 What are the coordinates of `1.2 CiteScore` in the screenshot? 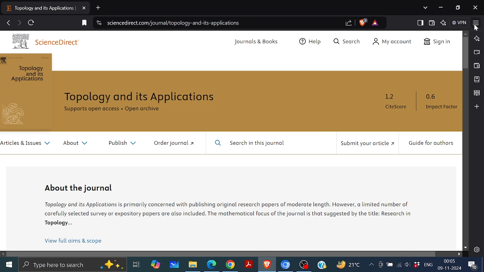 It's located at (397, 101).